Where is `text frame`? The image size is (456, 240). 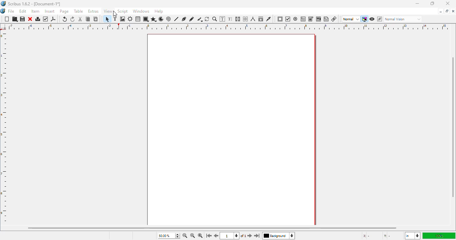
text frame is located at coordinates (115, 19).